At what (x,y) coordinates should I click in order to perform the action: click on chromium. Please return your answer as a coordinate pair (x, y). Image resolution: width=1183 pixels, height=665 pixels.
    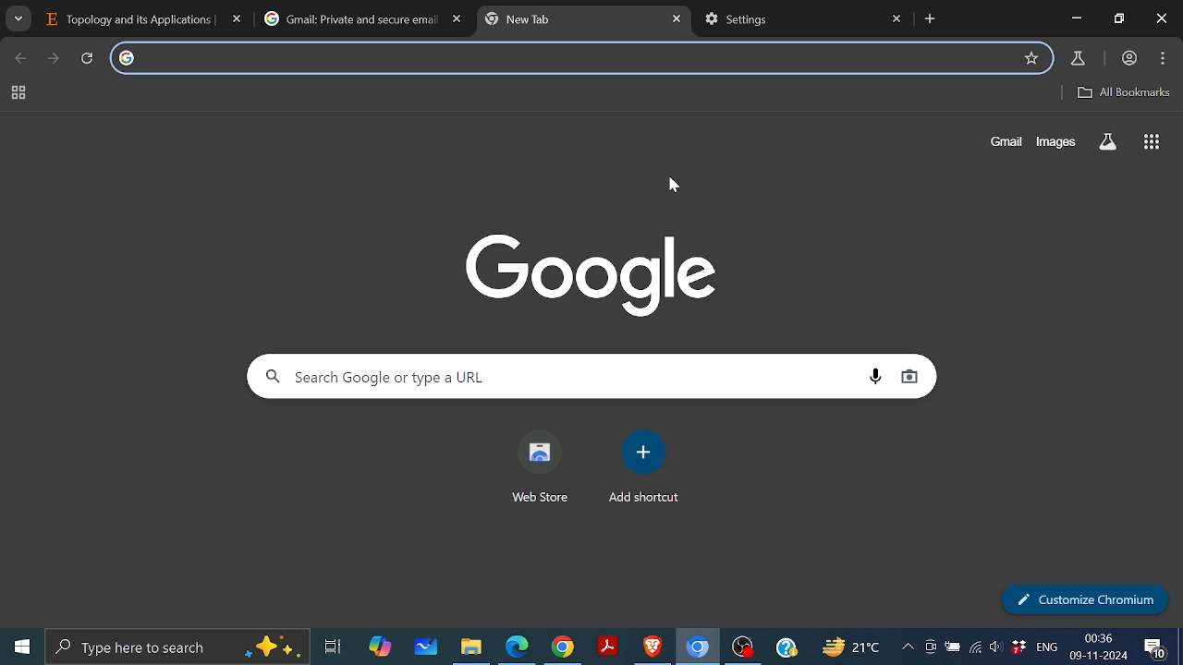
    Looking at the image, I should click on (698, 647).